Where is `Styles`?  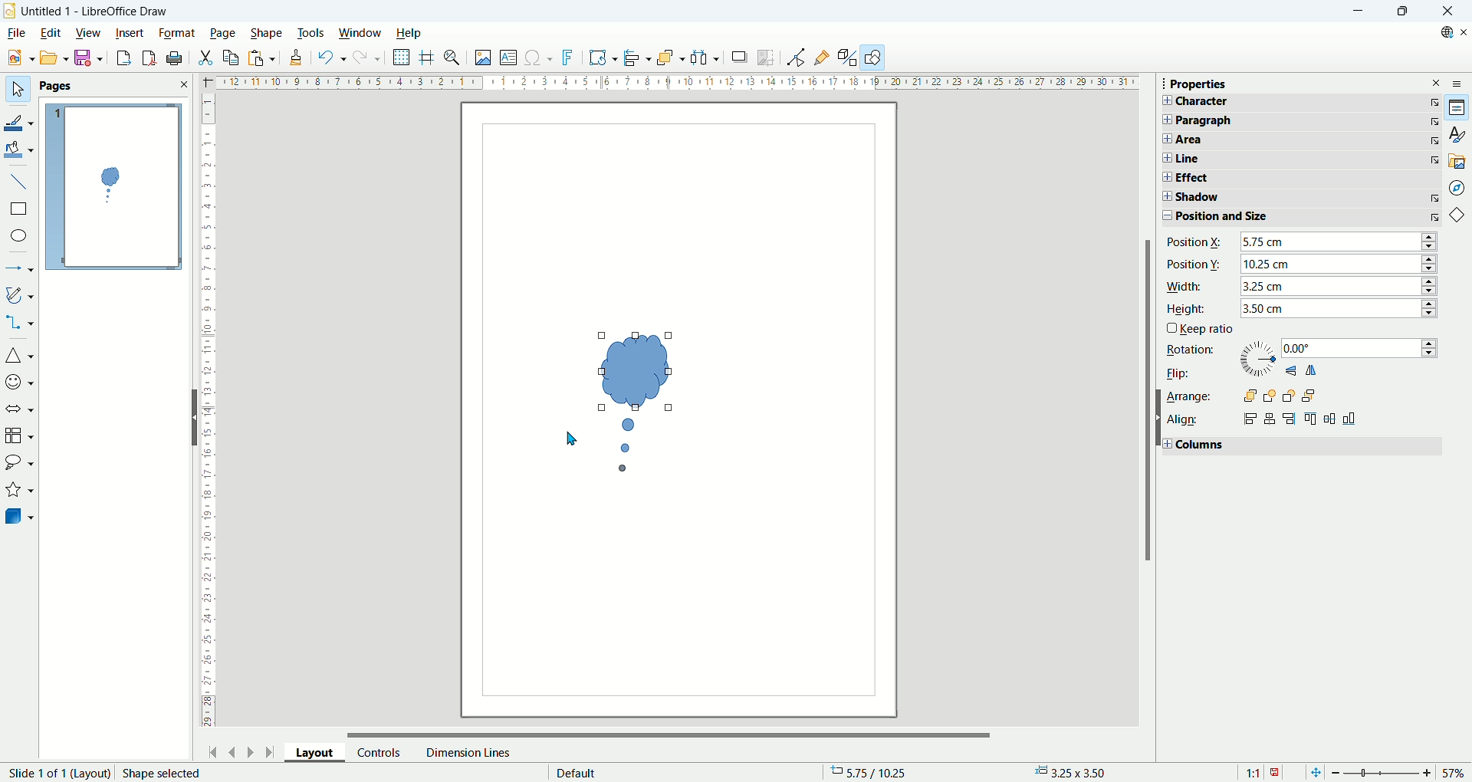
Styles is located at coordinates (1457, 134).